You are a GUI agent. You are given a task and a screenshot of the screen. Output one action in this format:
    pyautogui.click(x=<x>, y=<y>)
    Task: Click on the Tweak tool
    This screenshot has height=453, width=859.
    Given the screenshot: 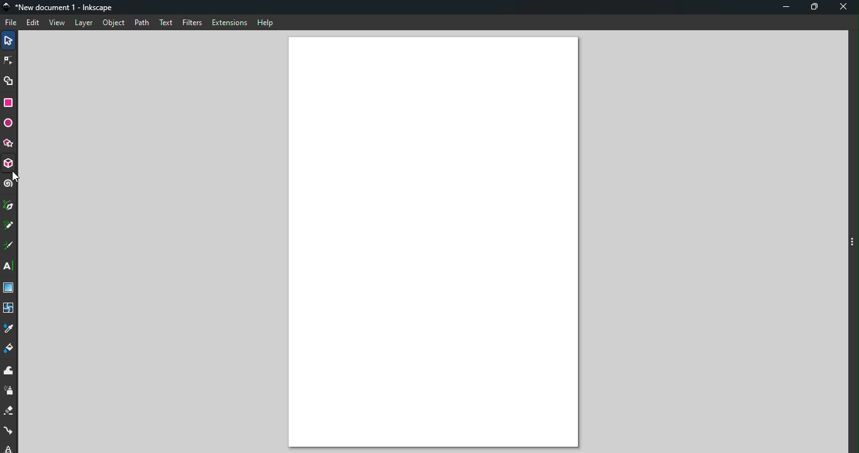 What is the action you would take?
    pyautogui.click(x=11, y=372)
    